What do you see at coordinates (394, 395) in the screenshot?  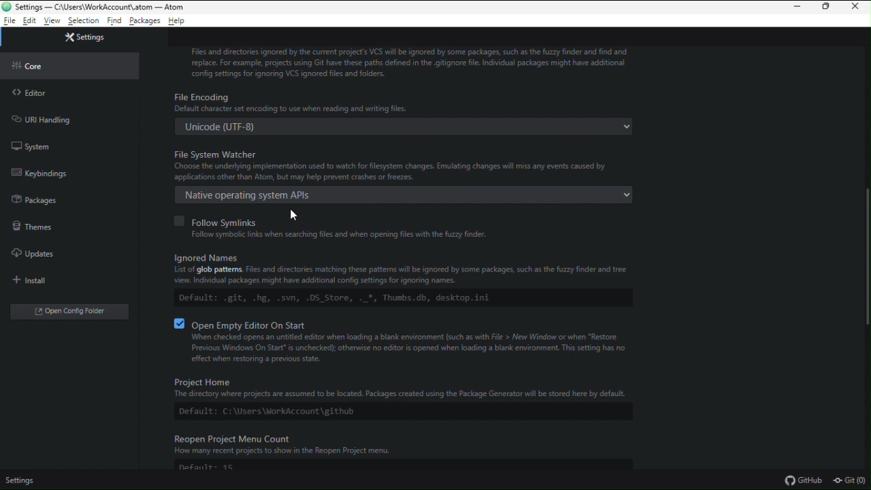 I see `Project home` at bounding box center [394, 395].